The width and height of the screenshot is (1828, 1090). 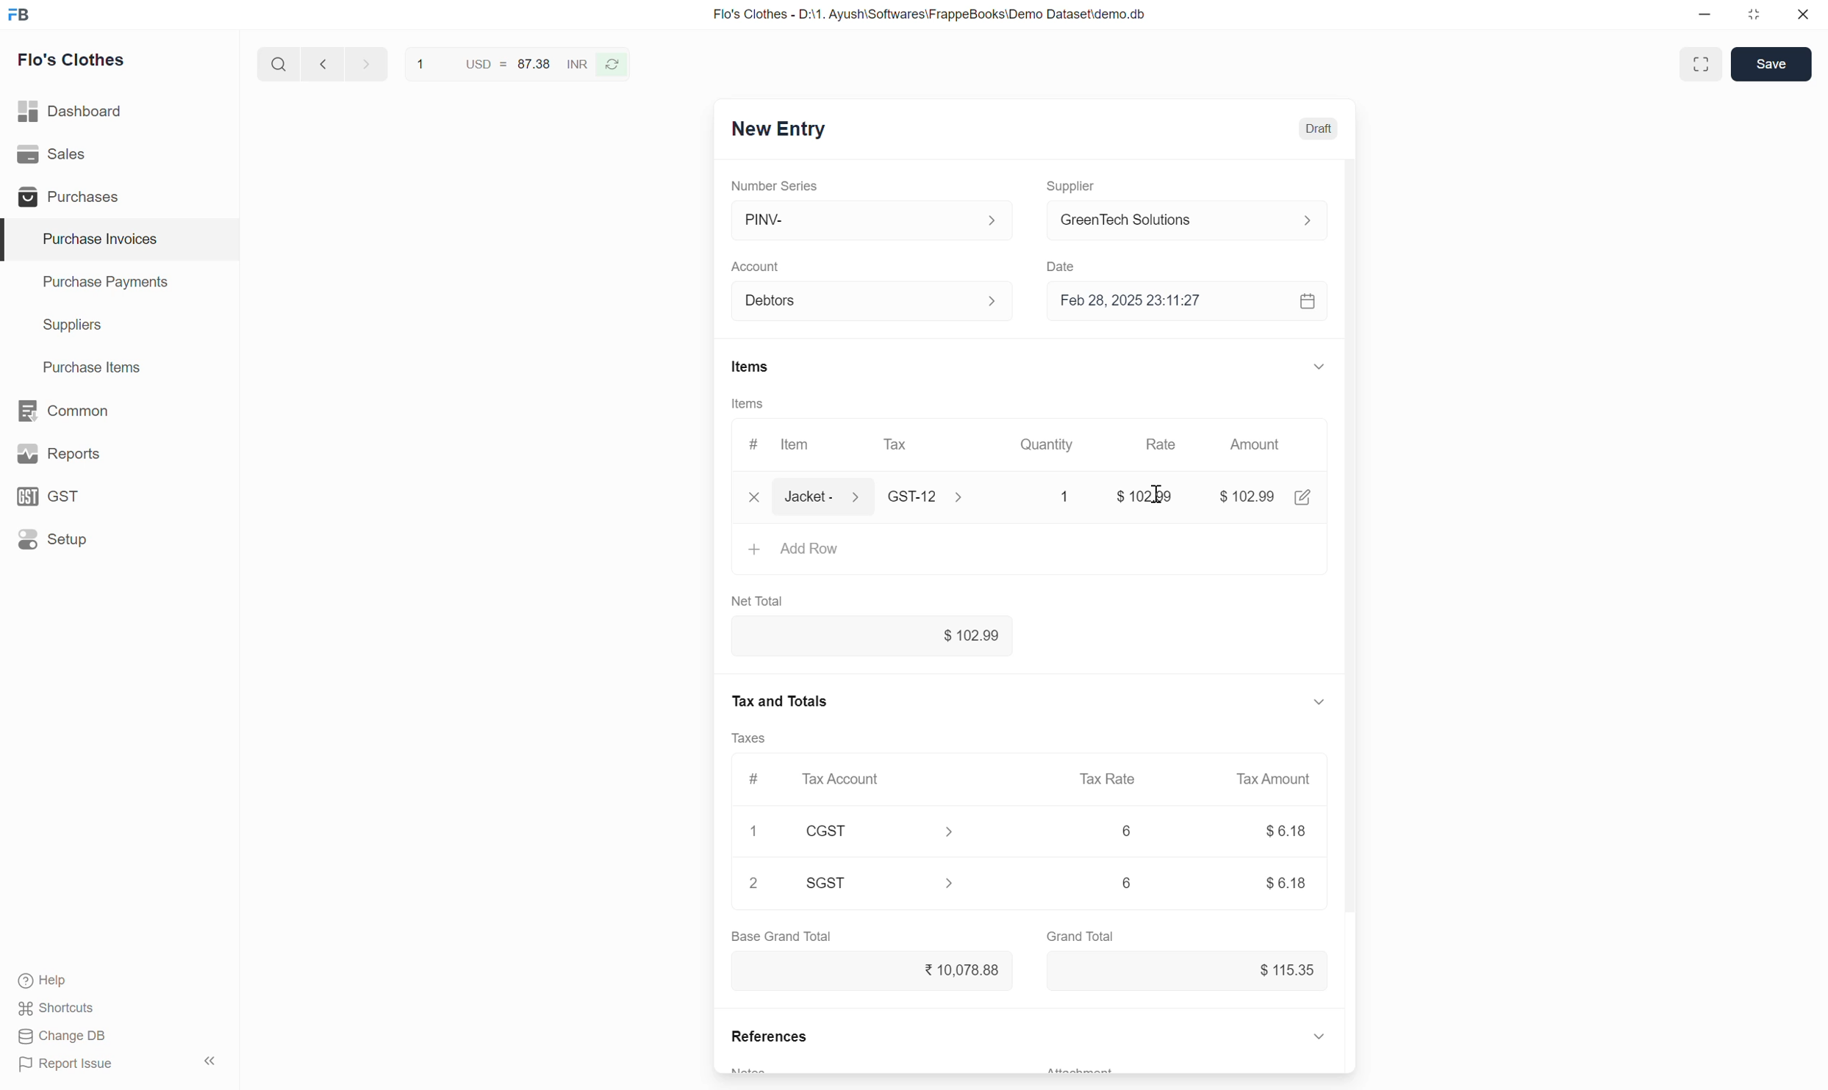 What do you see at coordinates (63, 1036) in the screenshot?
I see `Change DB` at bounding box center [63, 1036].